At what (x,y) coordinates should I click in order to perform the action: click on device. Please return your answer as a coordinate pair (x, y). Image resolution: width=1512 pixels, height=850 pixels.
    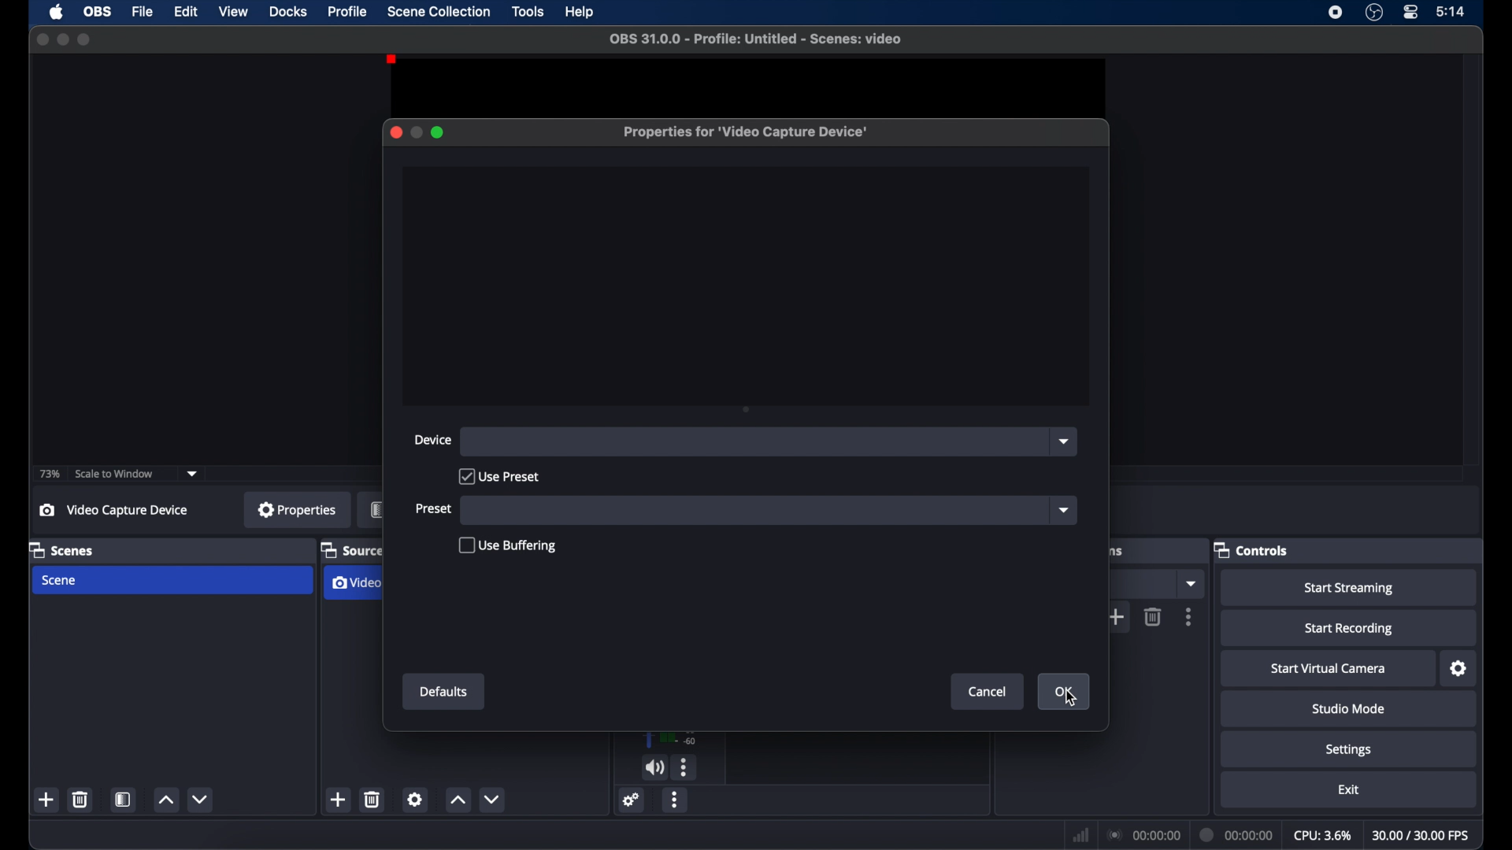
    Looking at the image, I should click on (434, 440).